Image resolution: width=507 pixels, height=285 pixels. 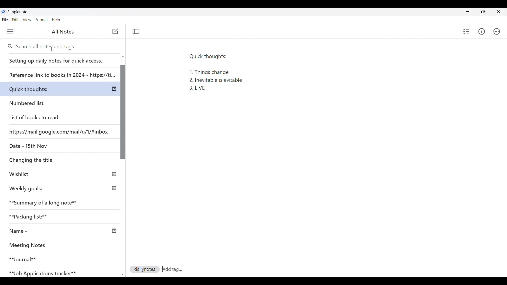 What do you see at coordinates (42, 102) in the screenshot?
I see `Numbered list` at bounding box center [42, 102].